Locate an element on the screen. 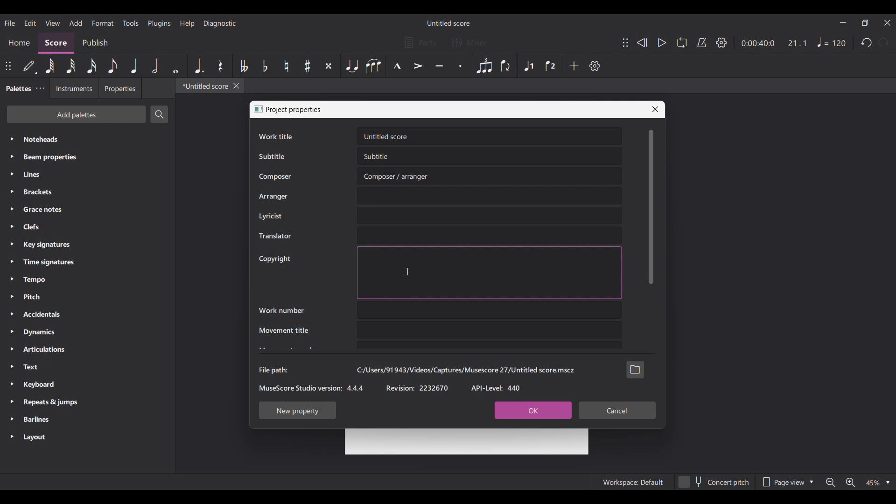 Image resolution: width=896 pixels, height=504 pixels. Close tab is located at coordinates (237, 86).